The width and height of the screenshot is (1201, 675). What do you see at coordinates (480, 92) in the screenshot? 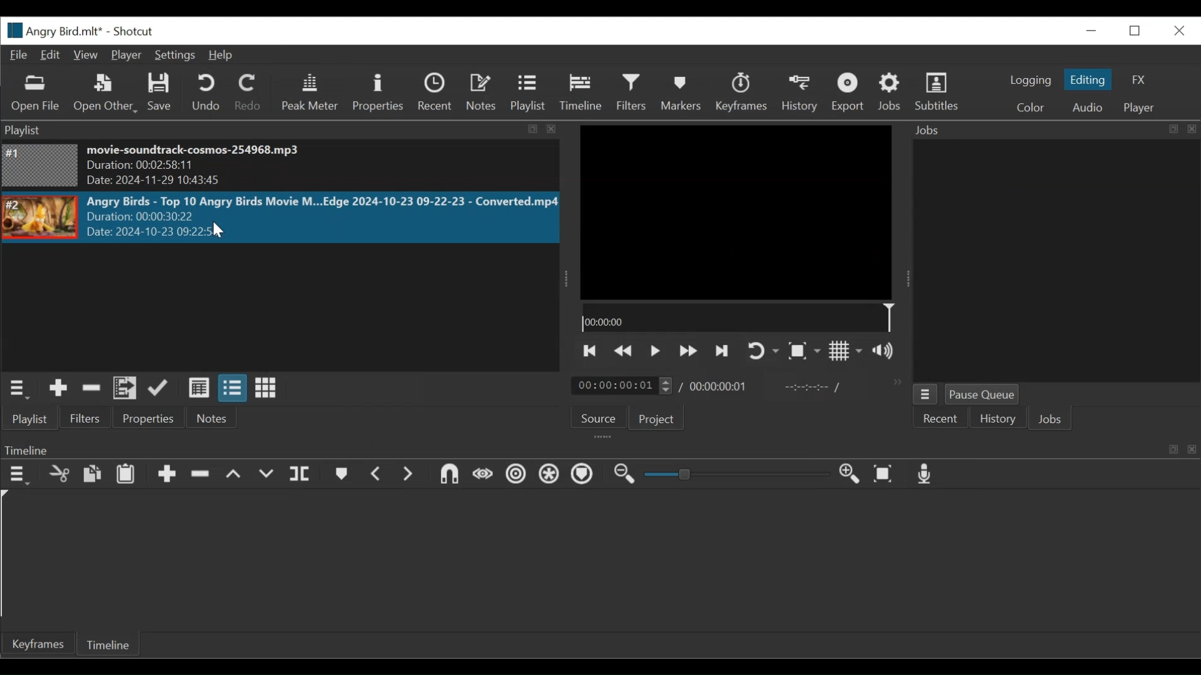
I see `Notes` at bounding box center [480, 92].